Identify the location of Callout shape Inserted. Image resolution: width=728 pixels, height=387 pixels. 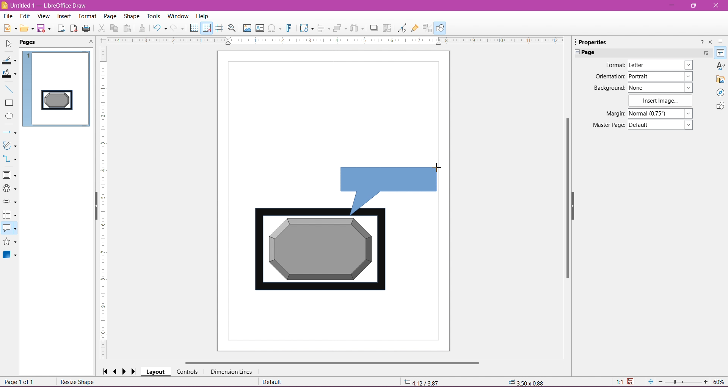
(392, 189).